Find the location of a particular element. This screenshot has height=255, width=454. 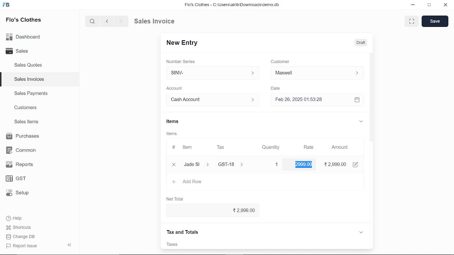

Purchases is located at coordinates (22, 136).